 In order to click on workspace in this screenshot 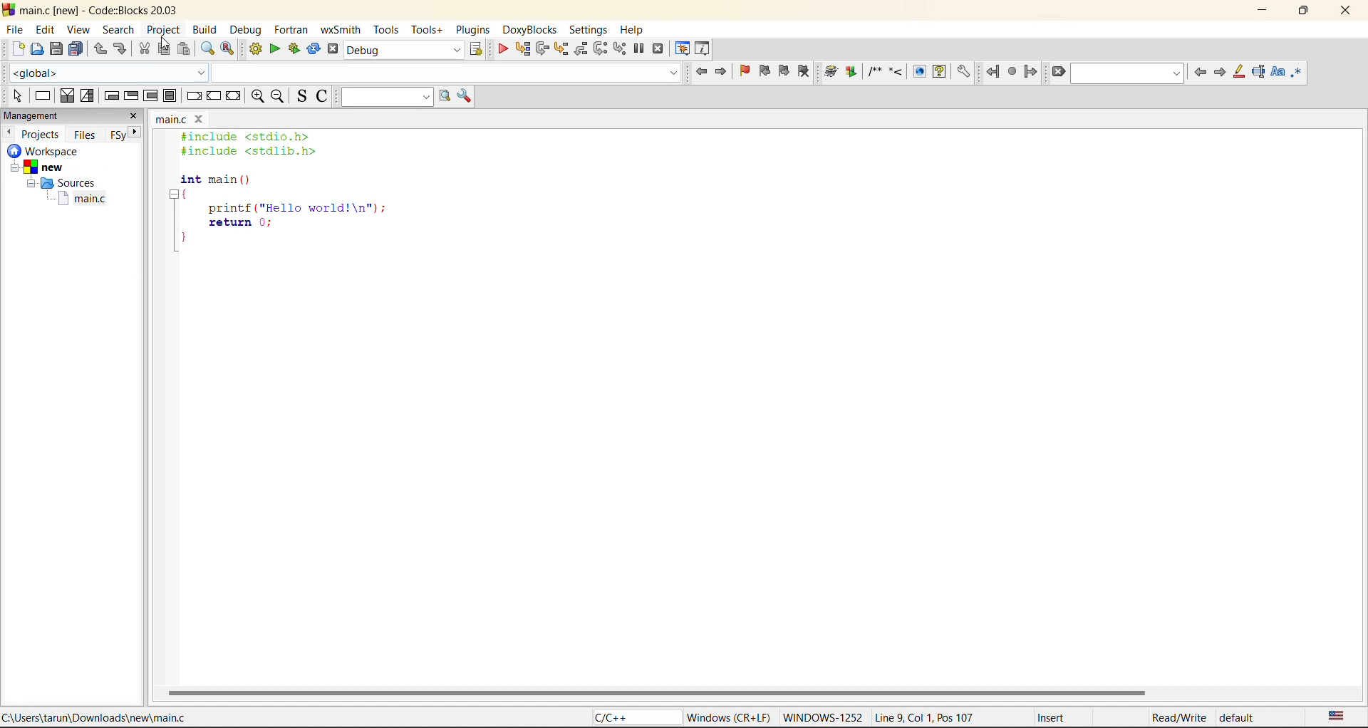, I will do `click(46, 152)`.